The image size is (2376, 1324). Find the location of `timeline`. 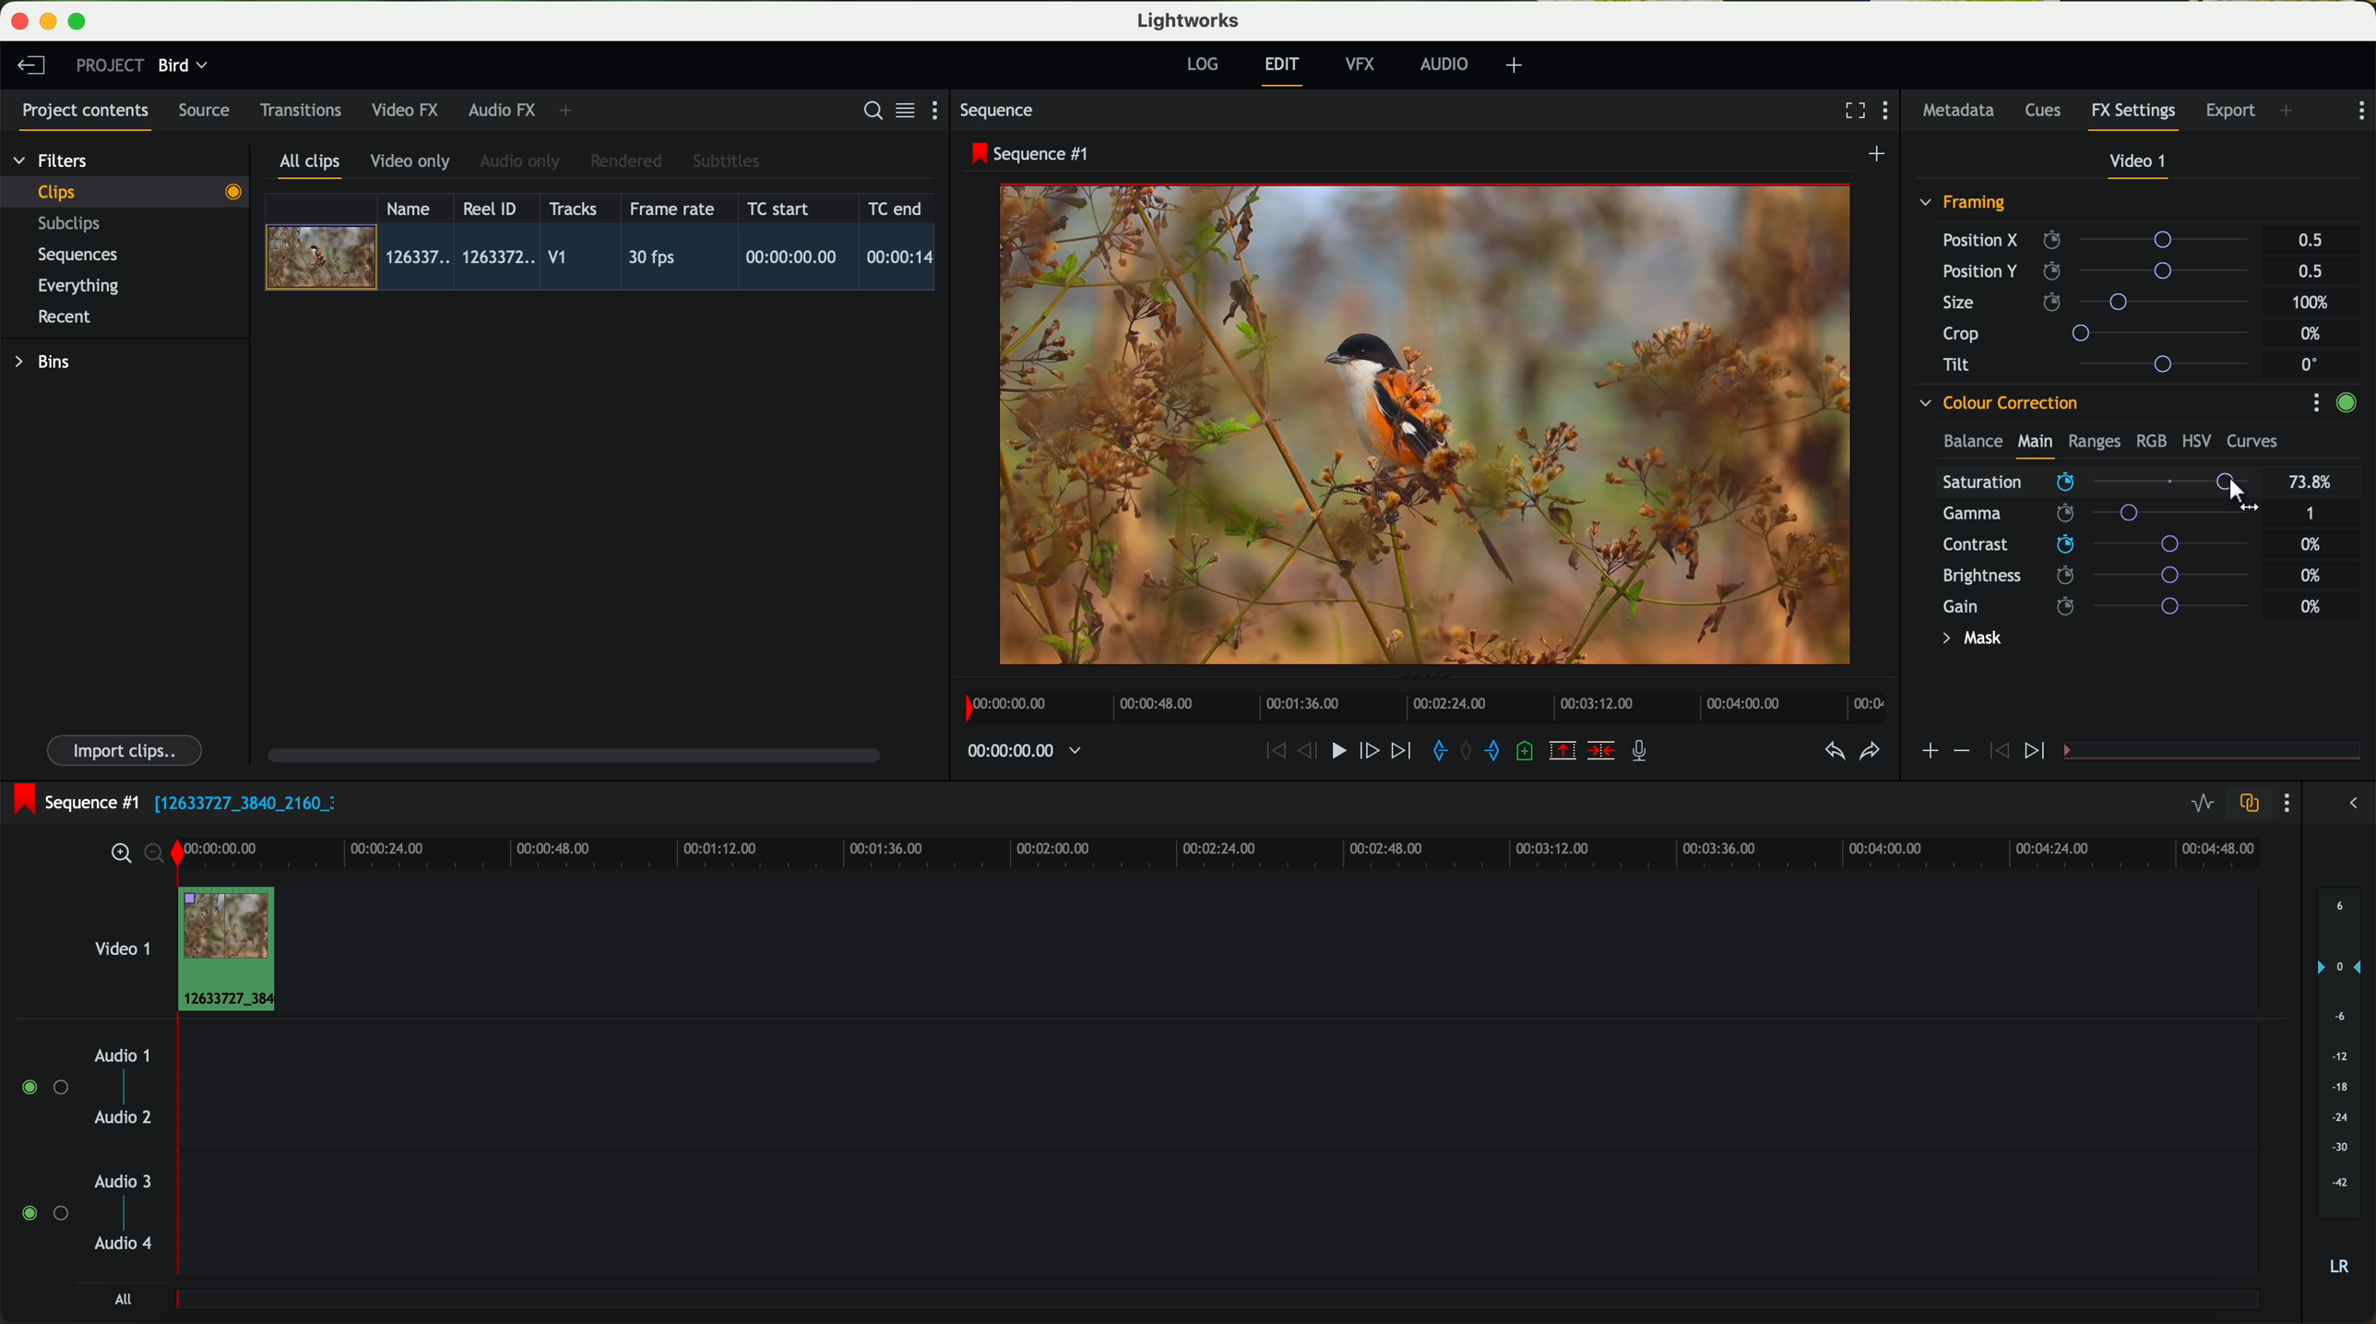

timeline is located at coordinates (1268, 851).